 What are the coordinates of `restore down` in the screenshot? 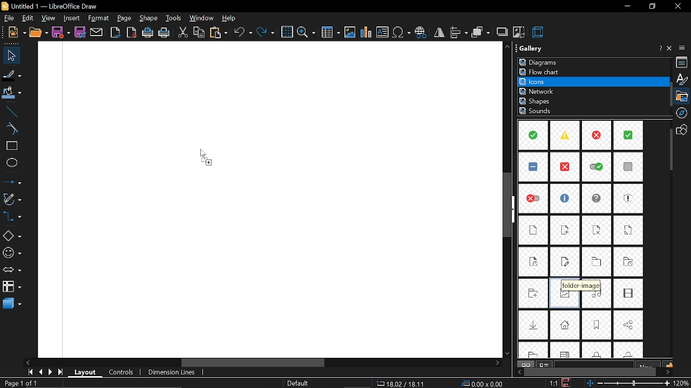 It's located at (651, 6).